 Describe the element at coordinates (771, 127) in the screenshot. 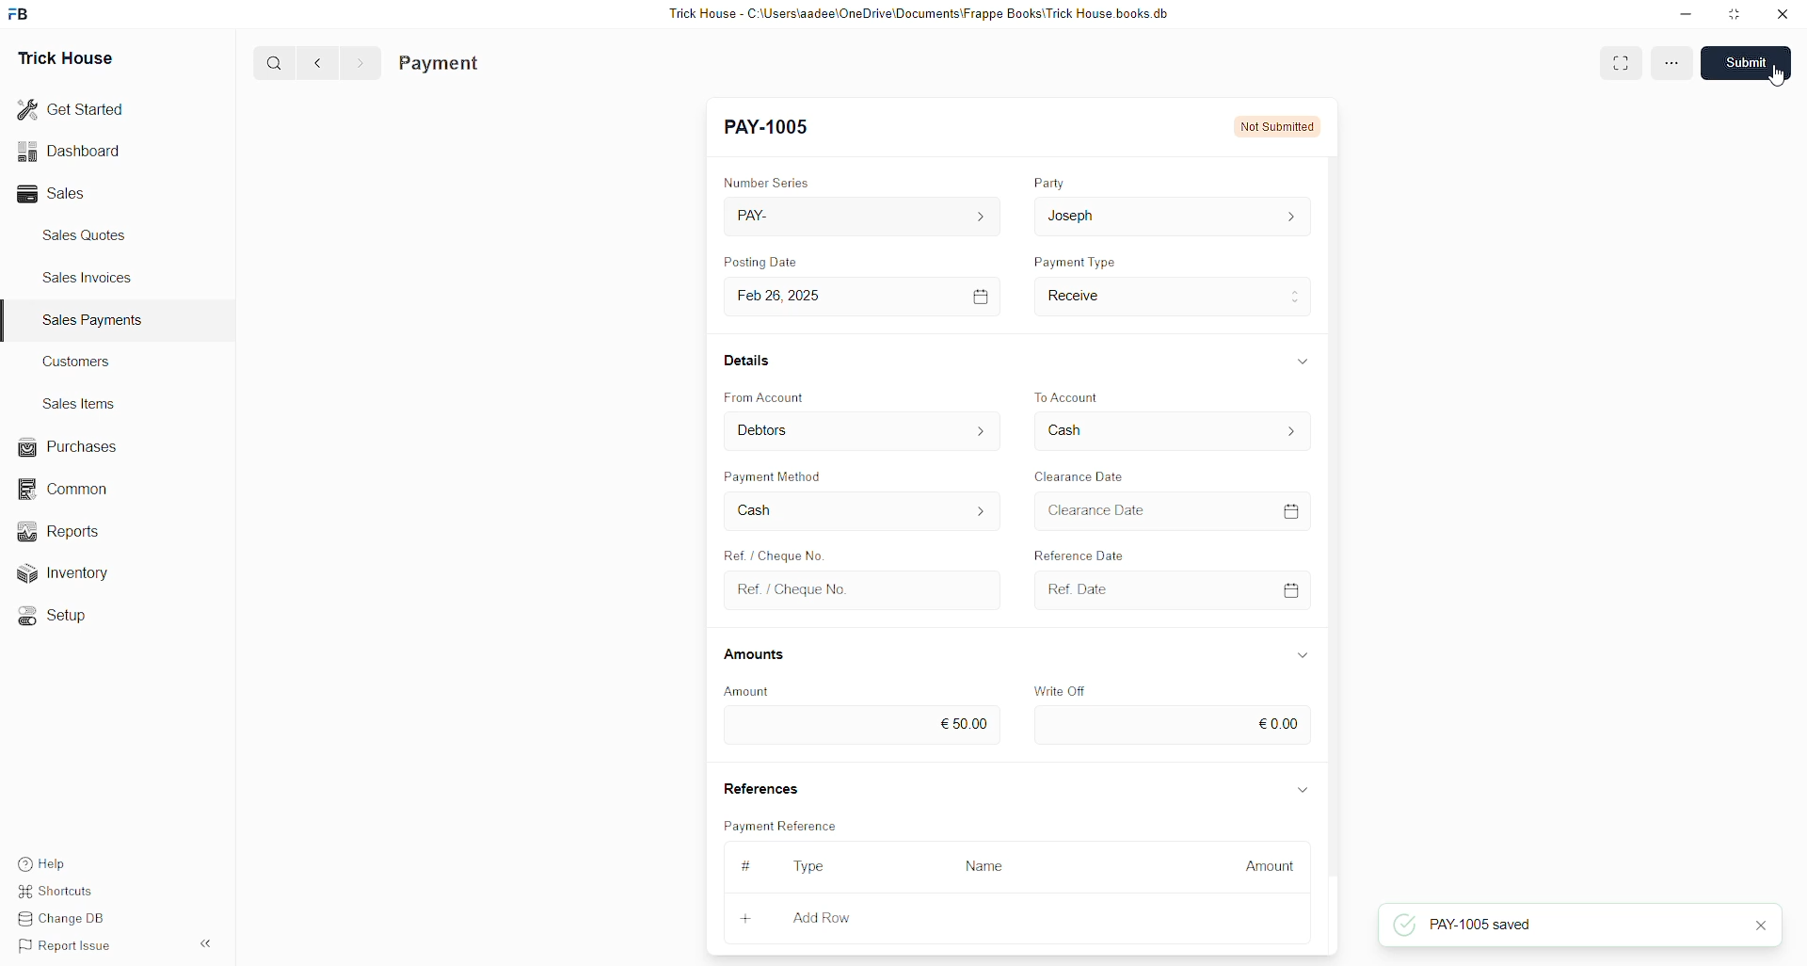

I see `New Entry` at that location.